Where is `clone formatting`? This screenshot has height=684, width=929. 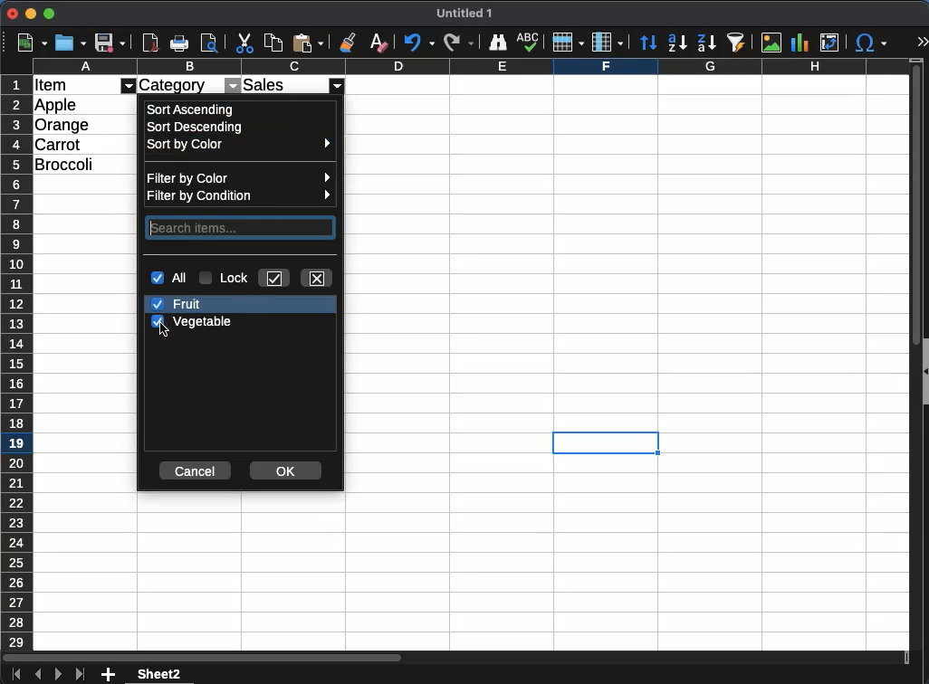
clone formatting is located at coordinates (347, 43).